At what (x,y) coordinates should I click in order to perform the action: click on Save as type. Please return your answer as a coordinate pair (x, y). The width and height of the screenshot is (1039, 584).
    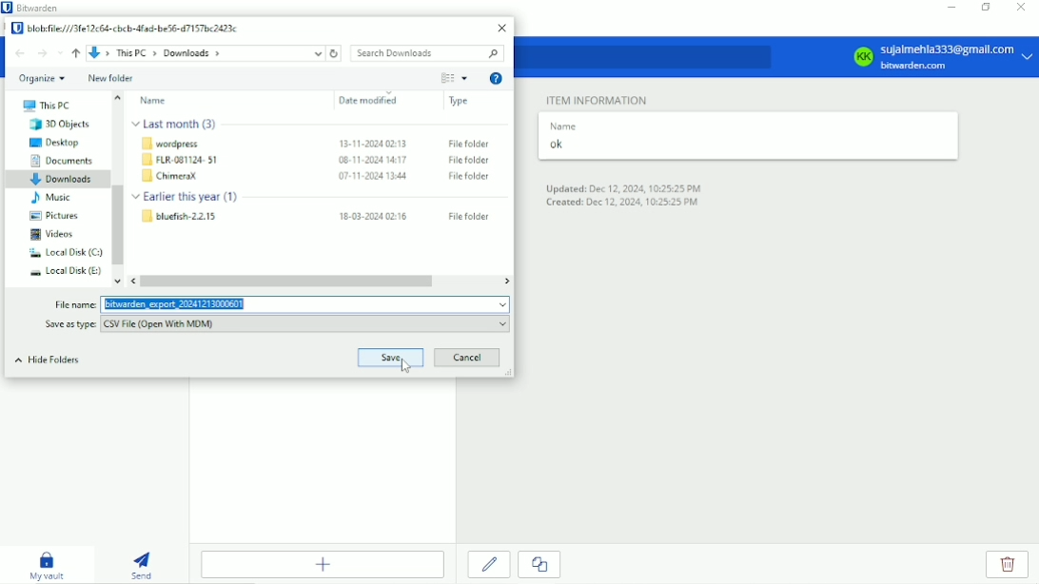
    Looking at the image, I should click on (66, 324).